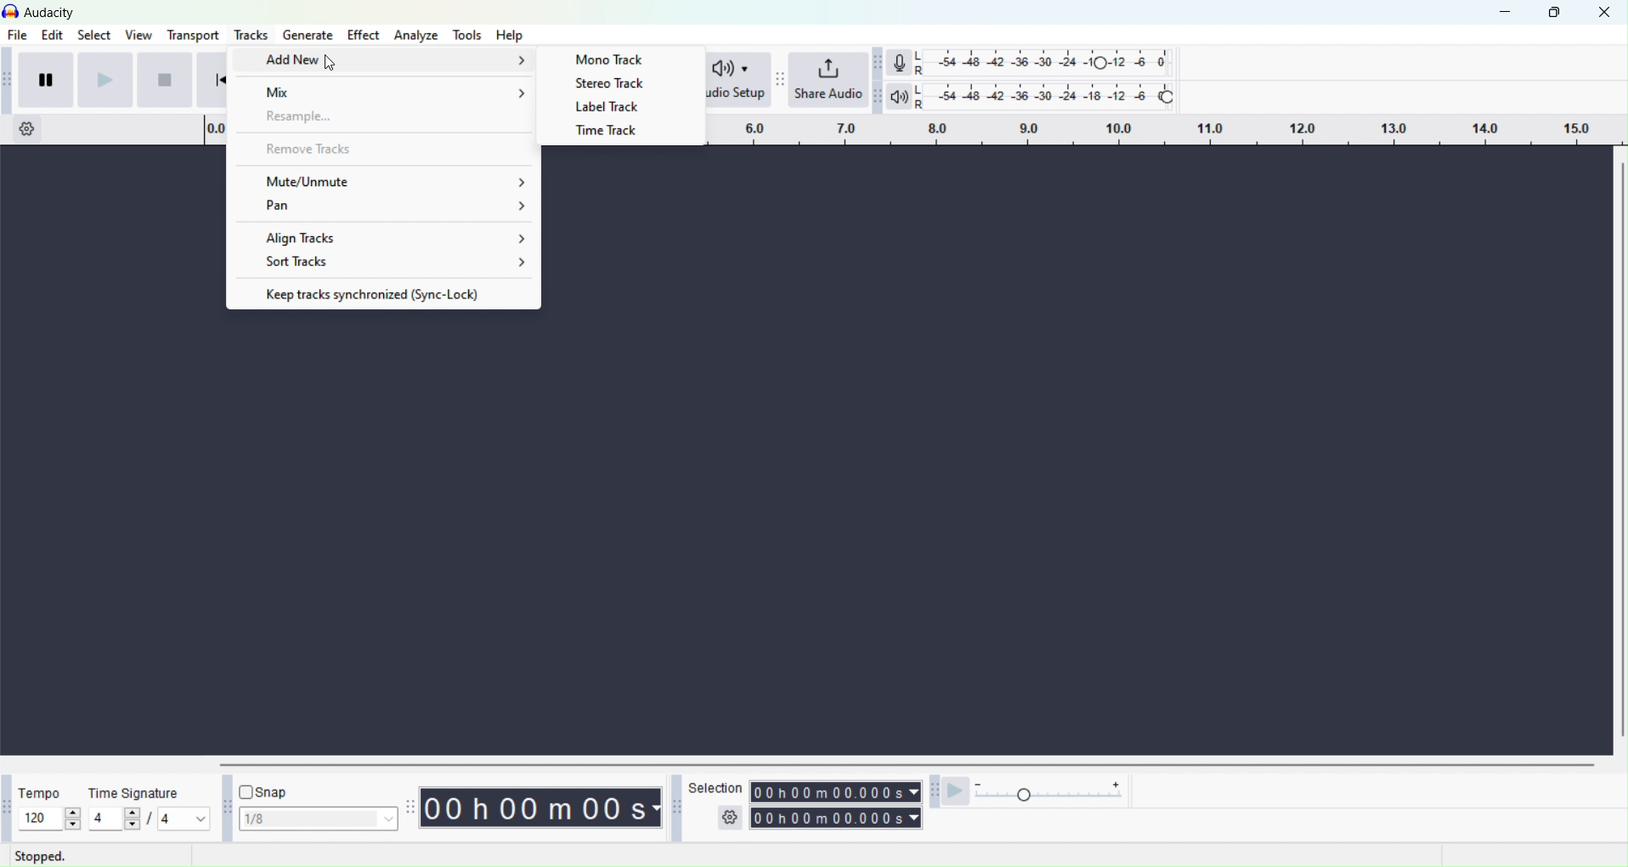  I want to click on Remove tools, so click(385, 149).